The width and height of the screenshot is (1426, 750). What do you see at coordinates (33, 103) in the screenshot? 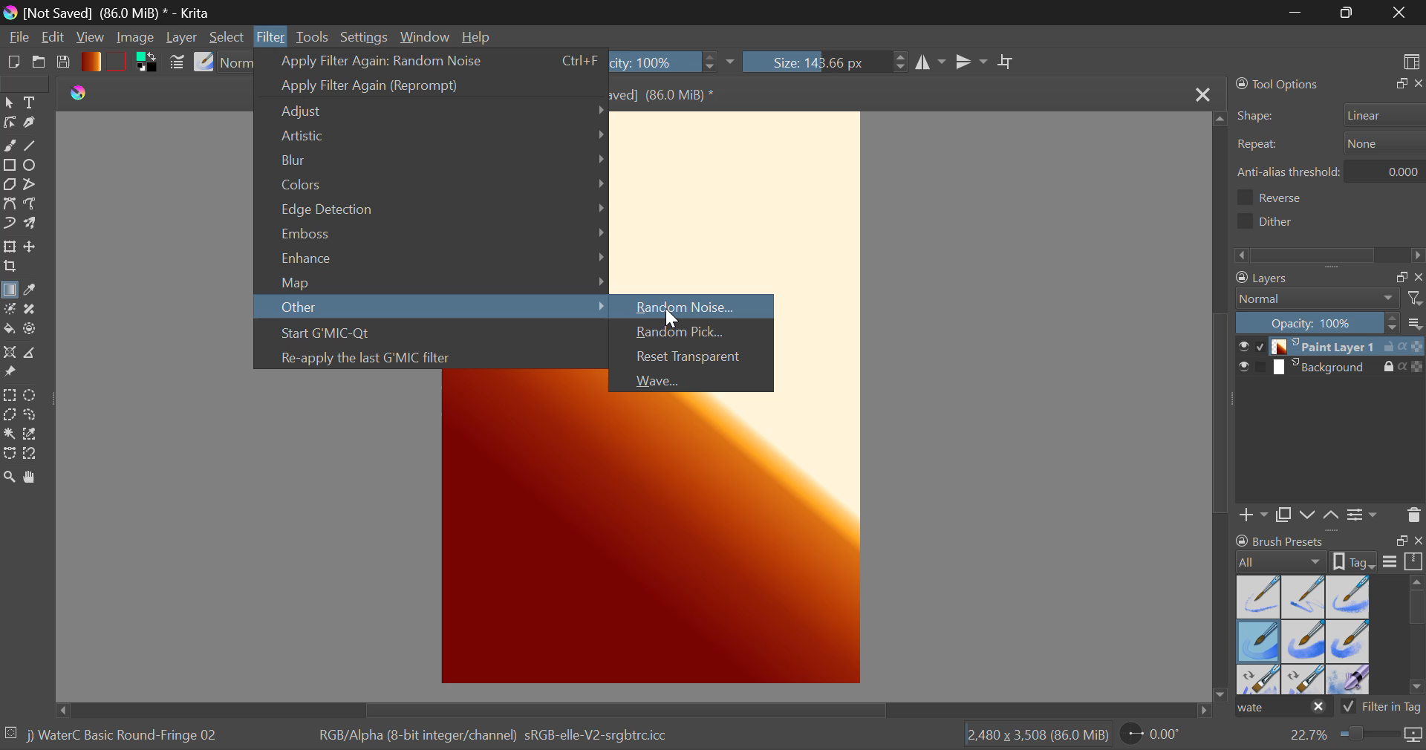
I see `Text` at bounding box center [33, 103].